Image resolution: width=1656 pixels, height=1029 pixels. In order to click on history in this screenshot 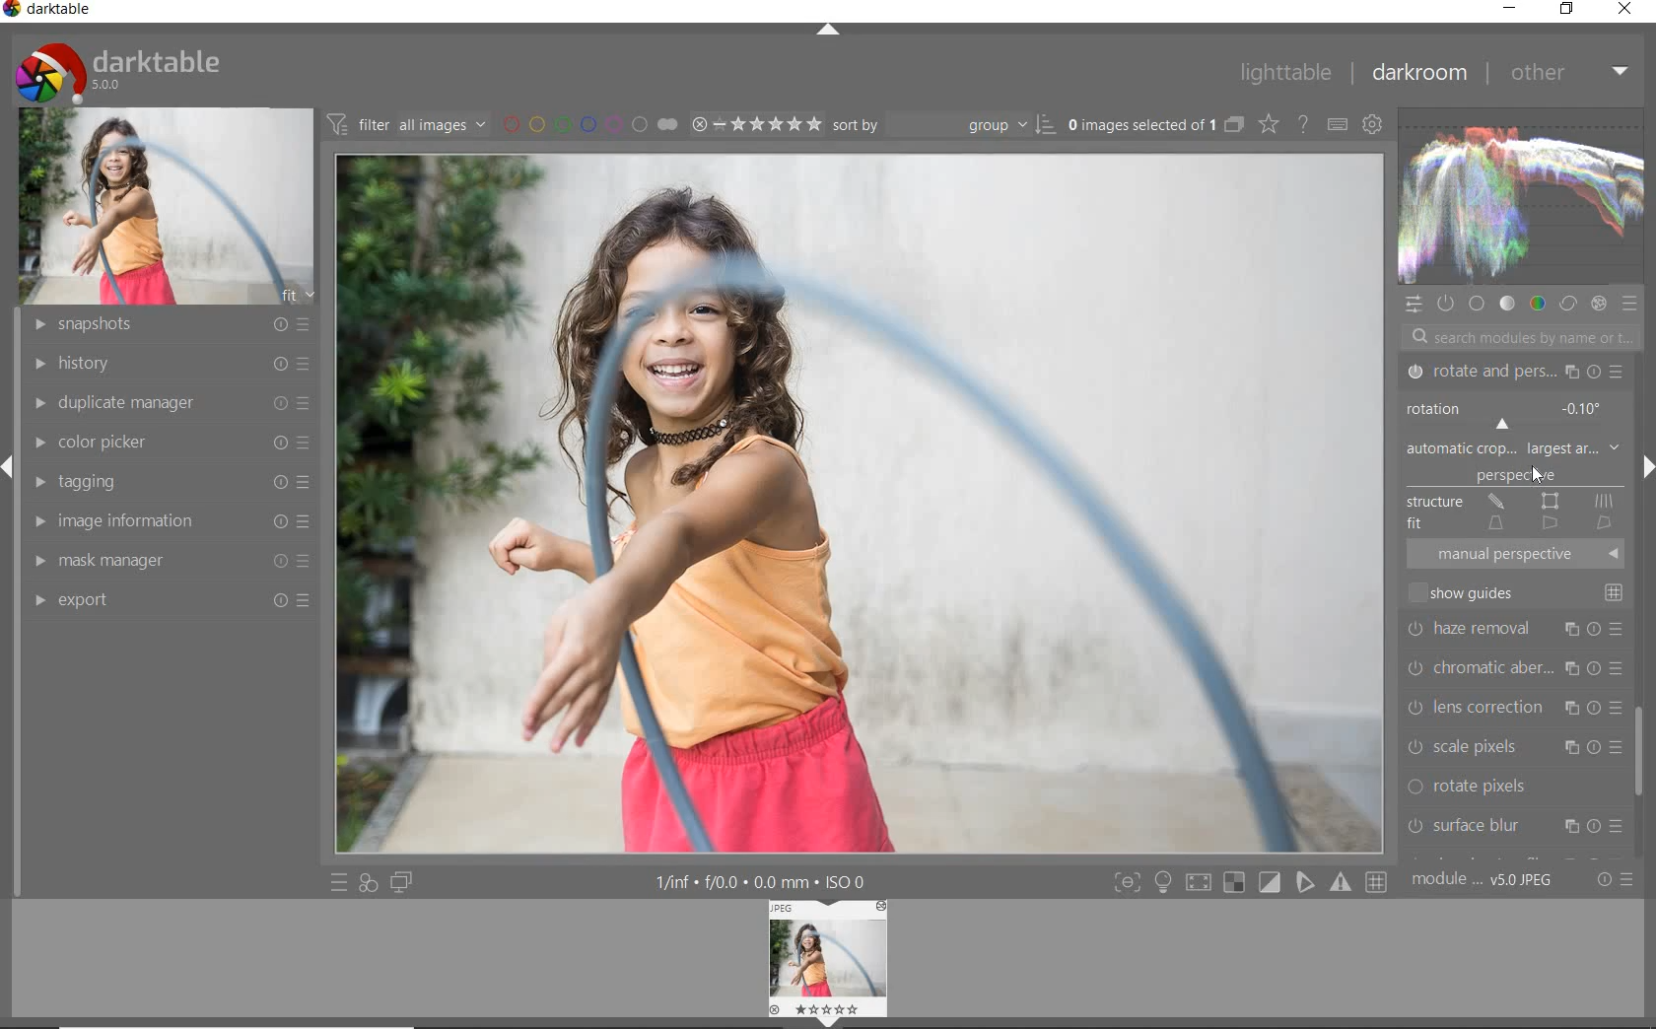, I will do `click(172, 363)`.